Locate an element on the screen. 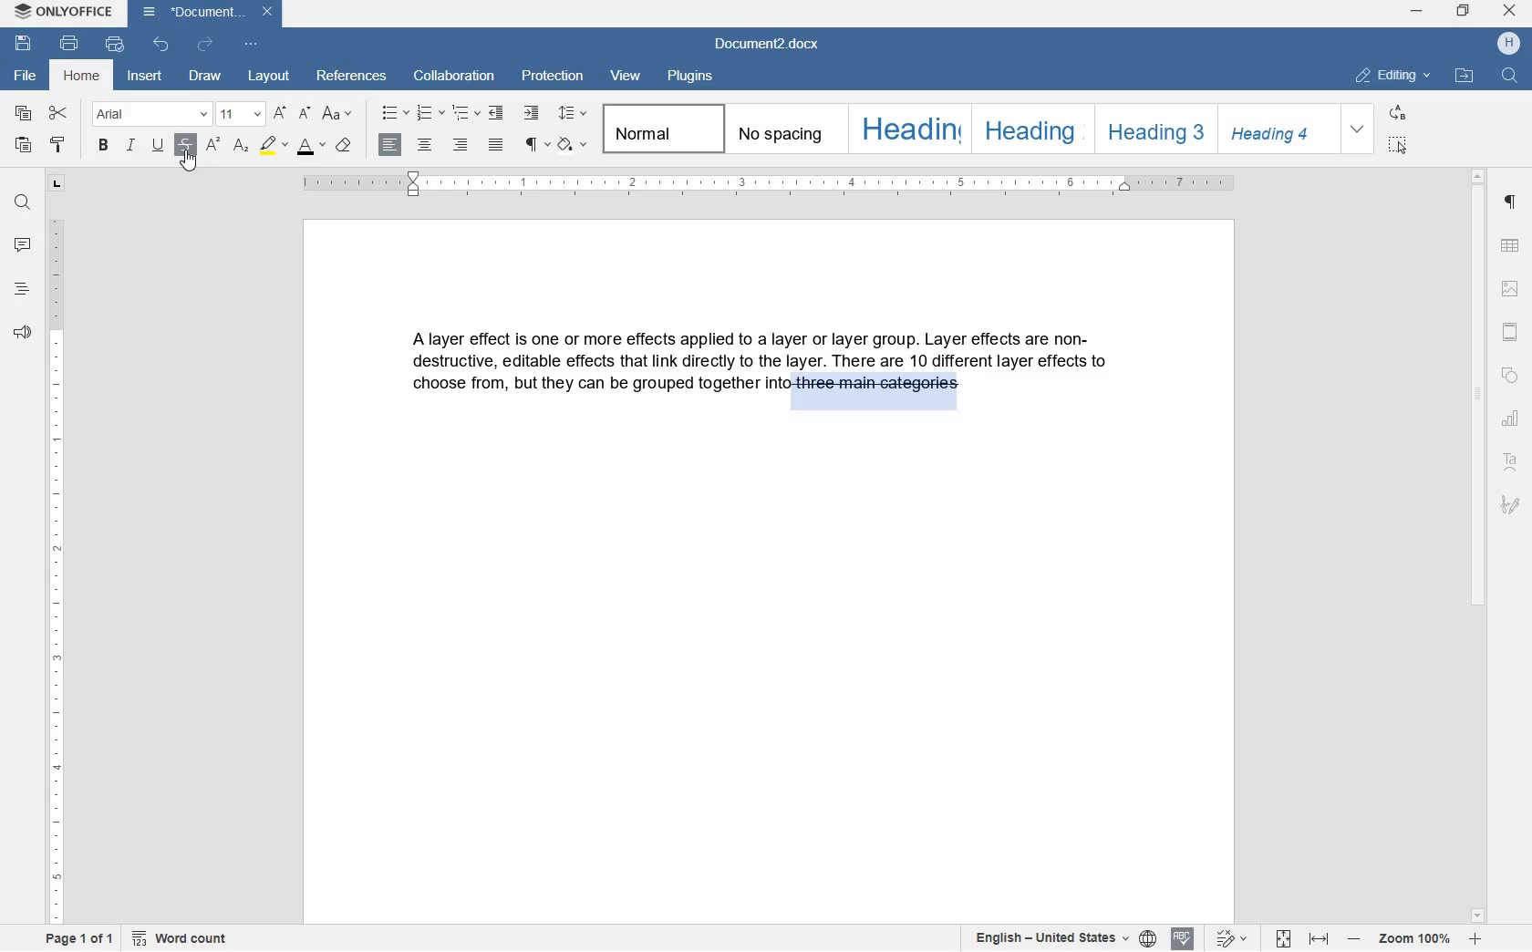  page 1 of 1 is located at coordinates (75, 939).